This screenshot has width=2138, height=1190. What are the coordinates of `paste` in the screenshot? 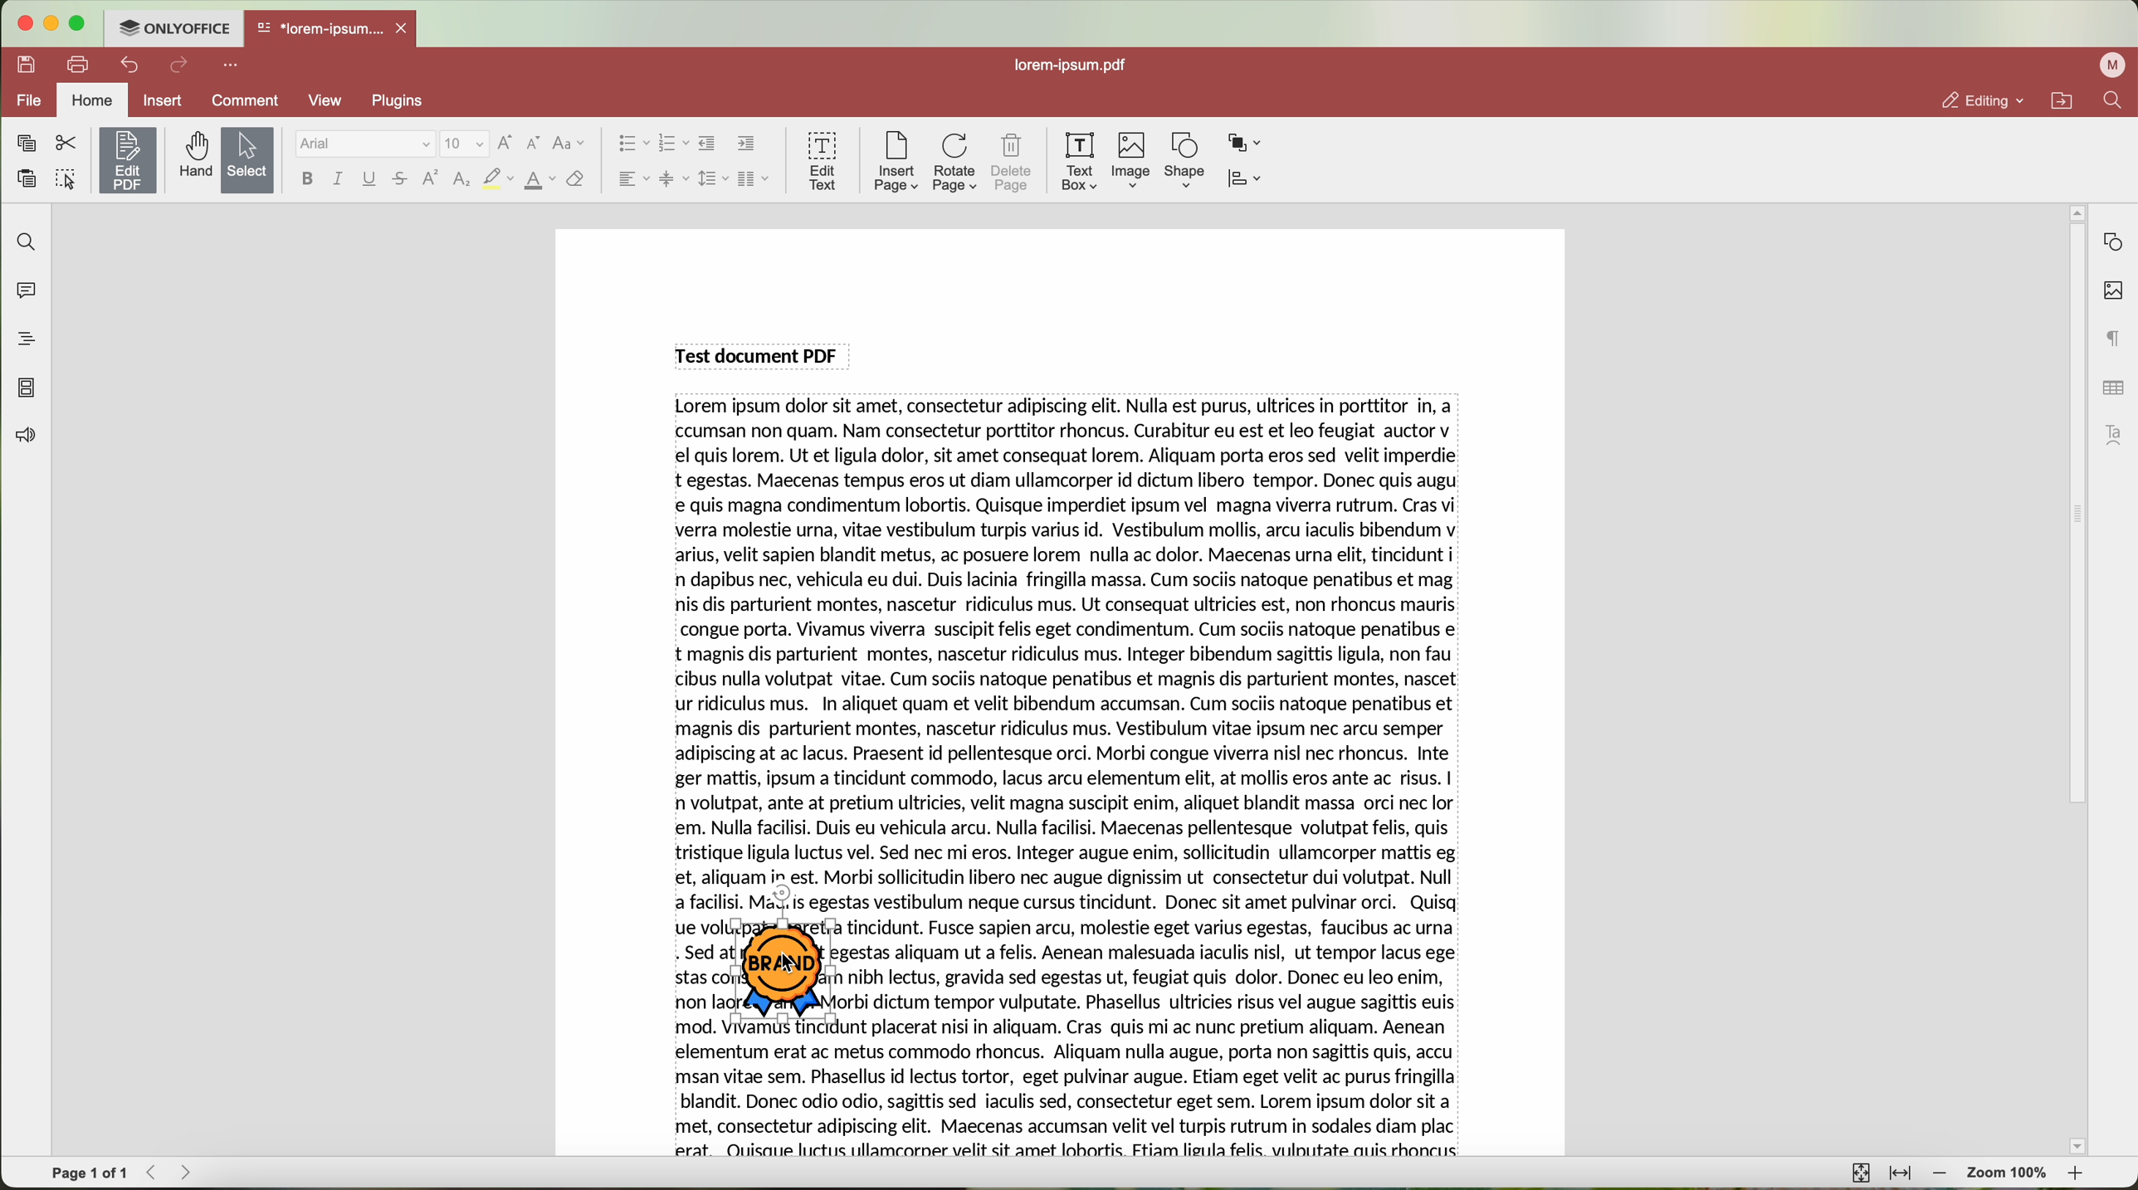 It's located at (27, 179).